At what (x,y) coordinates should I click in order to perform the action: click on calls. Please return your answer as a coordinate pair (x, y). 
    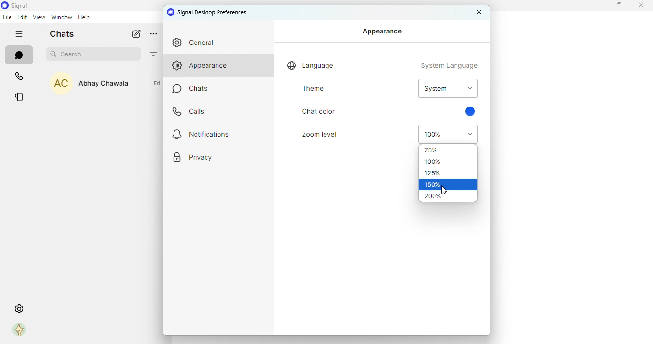
    Looking at the image, I should click on (20, 76).